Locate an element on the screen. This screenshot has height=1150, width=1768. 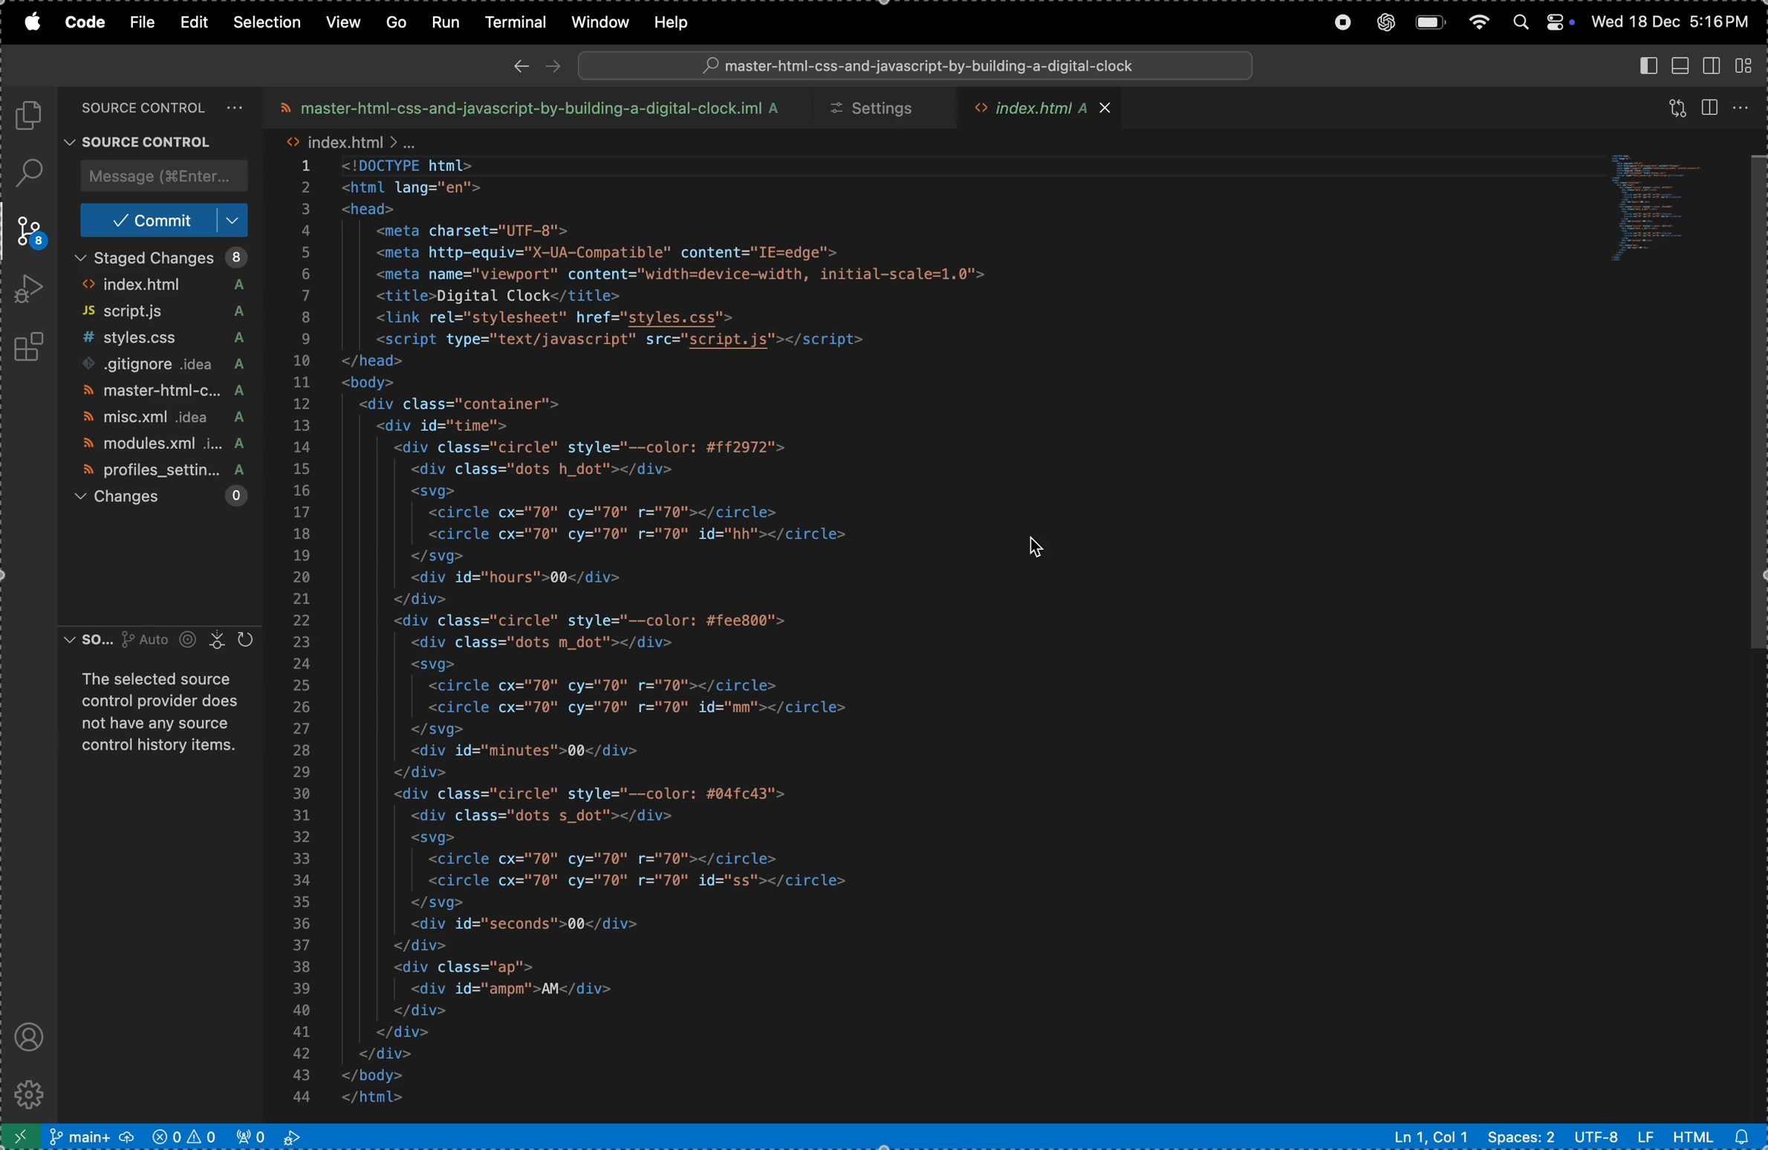
search bar is located at coordinates (914, 68).